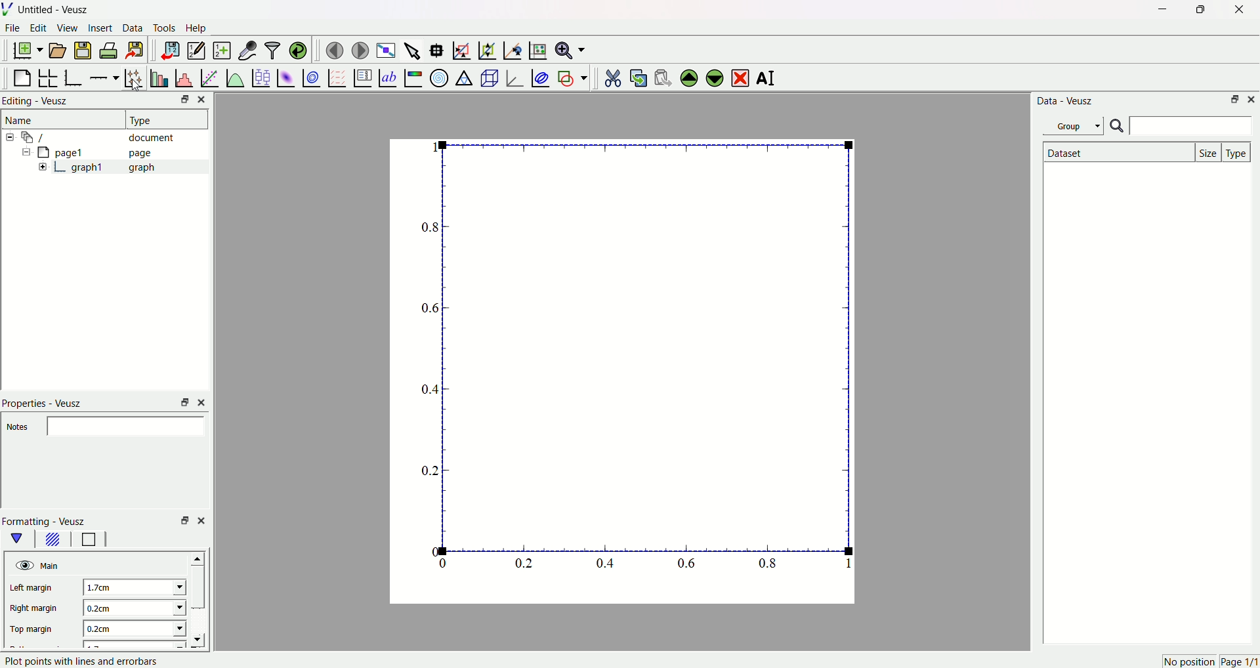  What do you see at coordinates (52, 565) in the screenshot?
I see `Main` at bounding box center [52, 565].